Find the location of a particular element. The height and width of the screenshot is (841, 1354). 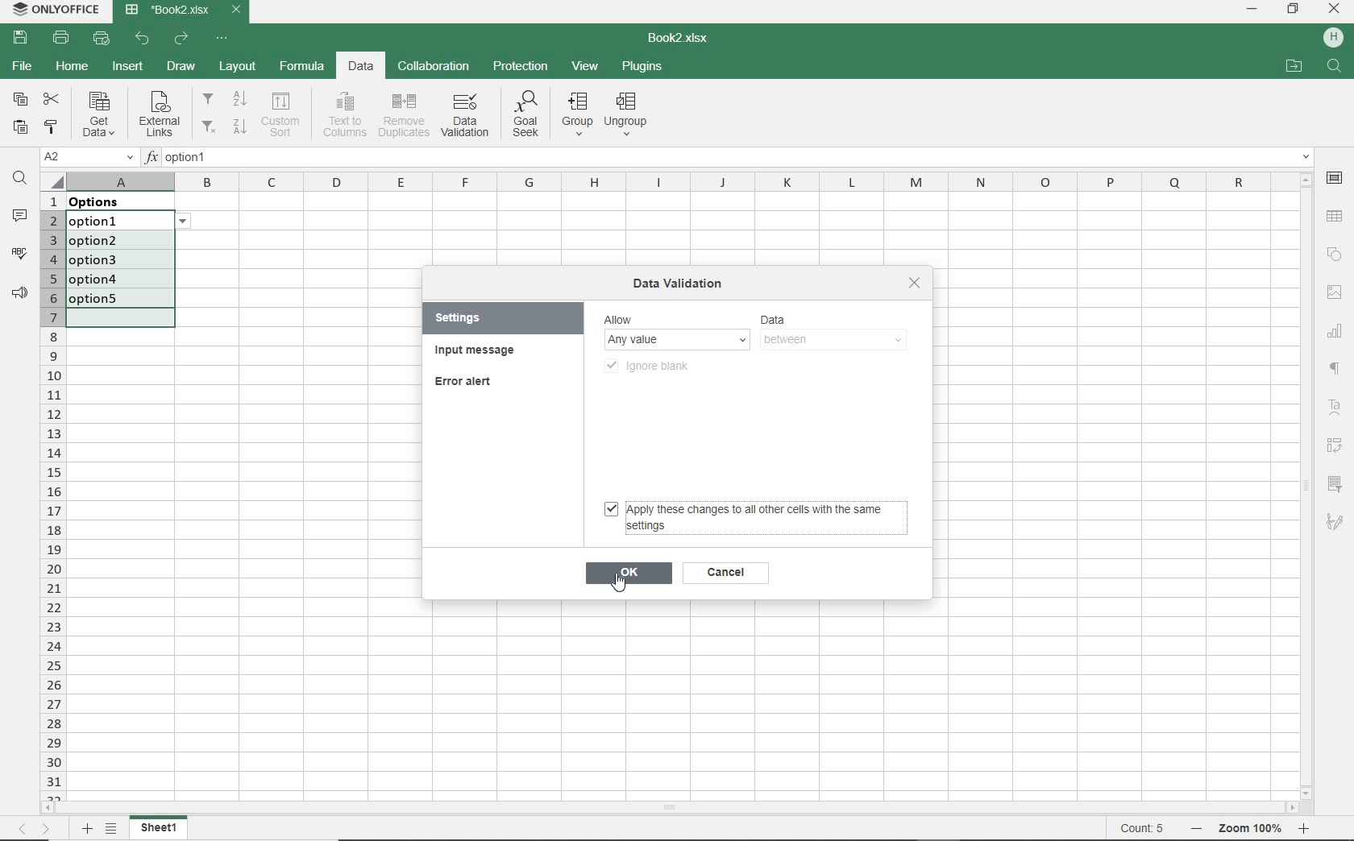

CUSTOMIZE QUICK ACCESS TOOLBAR is located at coordinates (223, 39).